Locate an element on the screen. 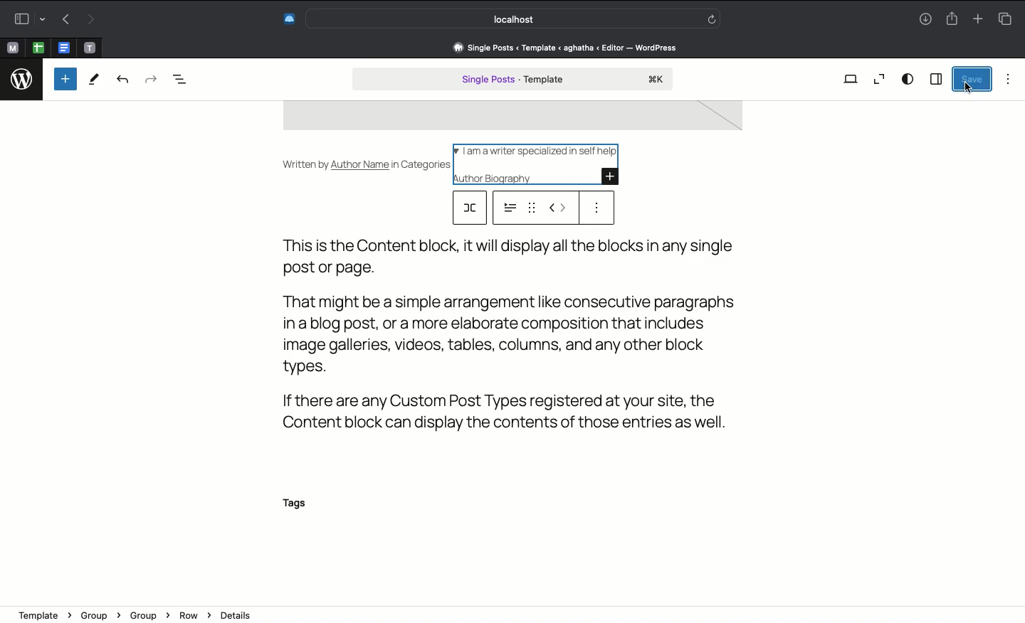 The width and height of the screenshot is (1025, 623). Add new block is located at coordinates (65, 79).